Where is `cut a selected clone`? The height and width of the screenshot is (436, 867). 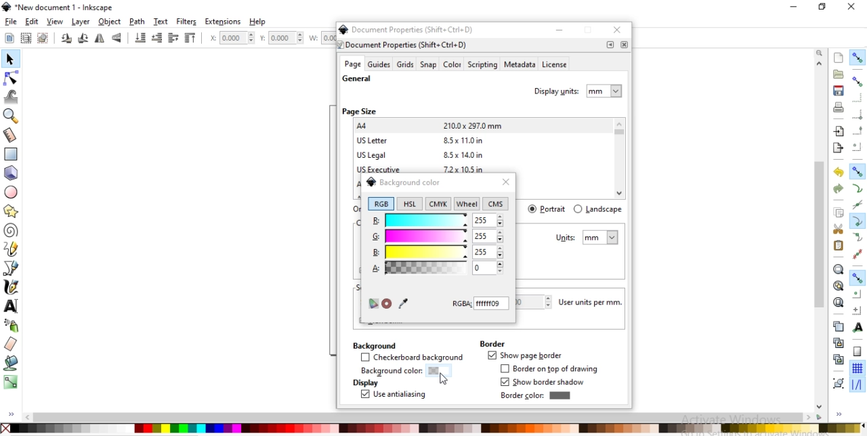
cut a selected clone is located at coordinates (837, 361).